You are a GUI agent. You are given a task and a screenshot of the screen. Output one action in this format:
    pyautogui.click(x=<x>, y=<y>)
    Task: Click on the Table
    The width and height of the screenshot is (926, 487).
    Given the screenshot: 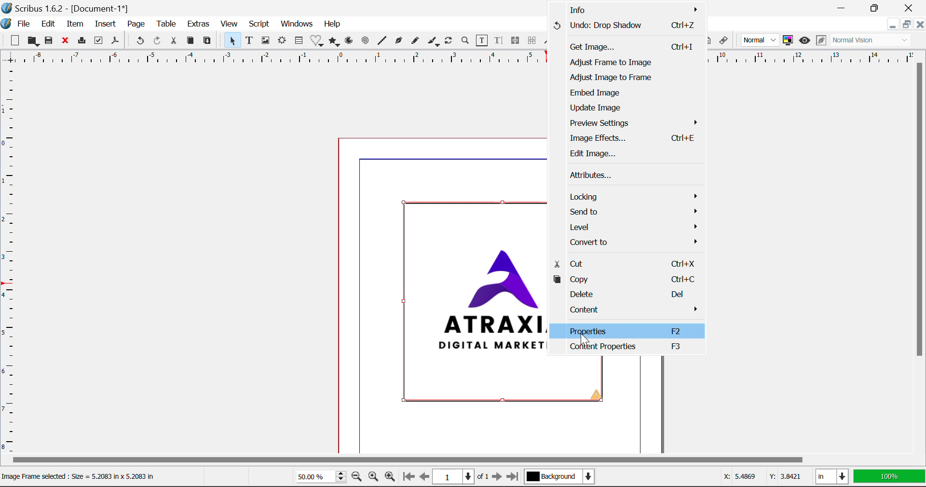 What is the action you would take?
    pyautogui.click(x=167, y=24)
    